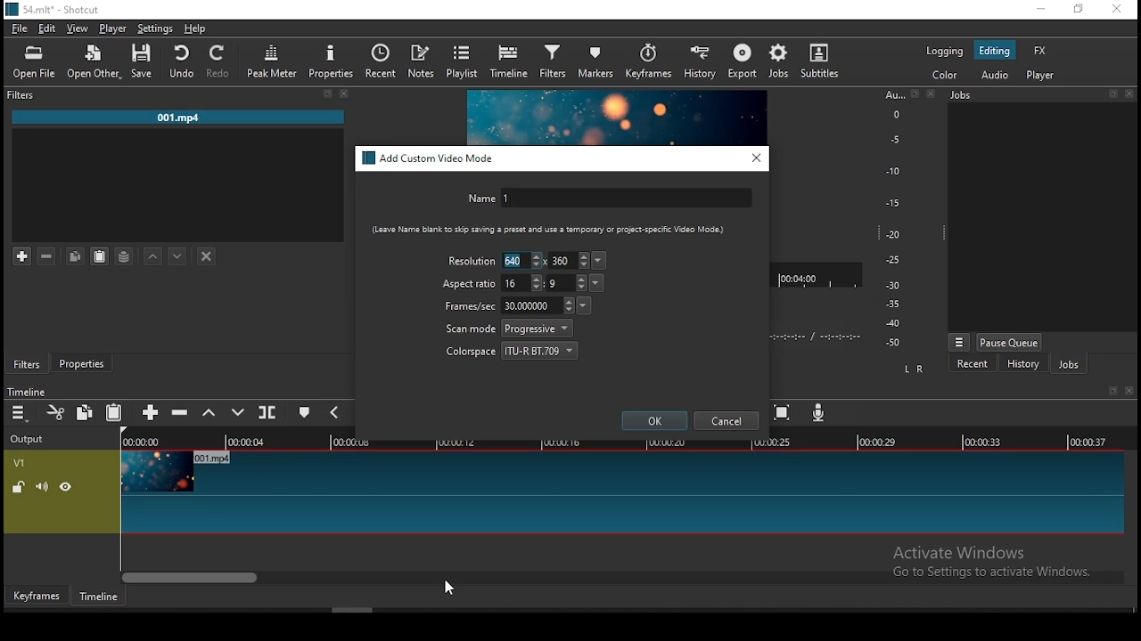 This screenshot has height=641, width=1141. What do you see at coordinates (1069, 365) in the screenshot?
I see `jobs` at bounding box center [1069, 365].